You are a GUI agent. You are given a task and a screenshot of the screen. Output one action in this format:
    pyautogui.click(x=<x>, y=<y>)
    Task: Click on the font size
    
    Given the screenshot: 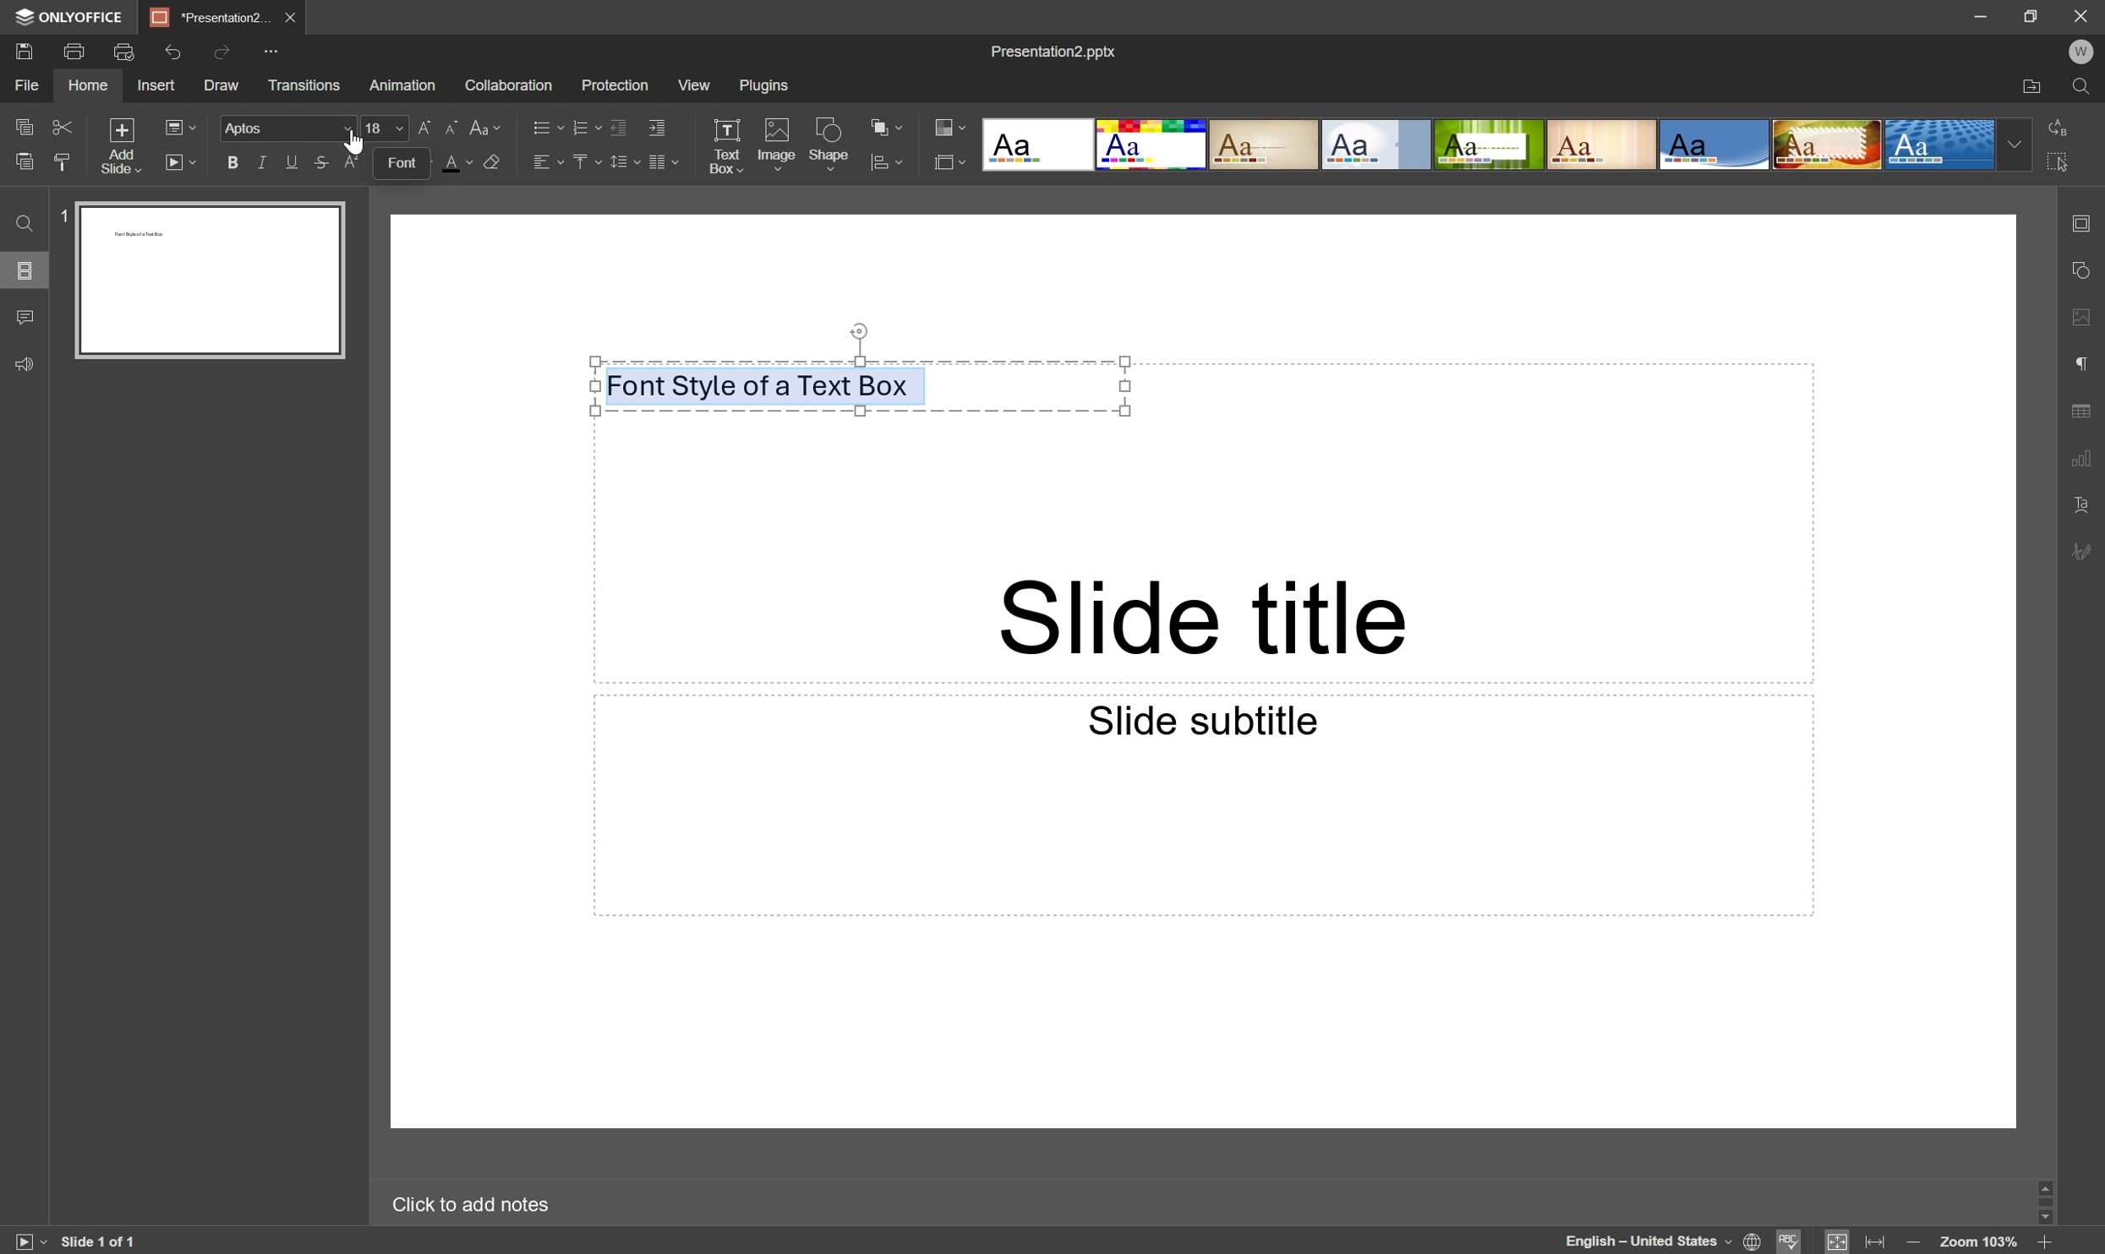 What is the action you would take?
    pyautogui.click(x=385, y=128)
    